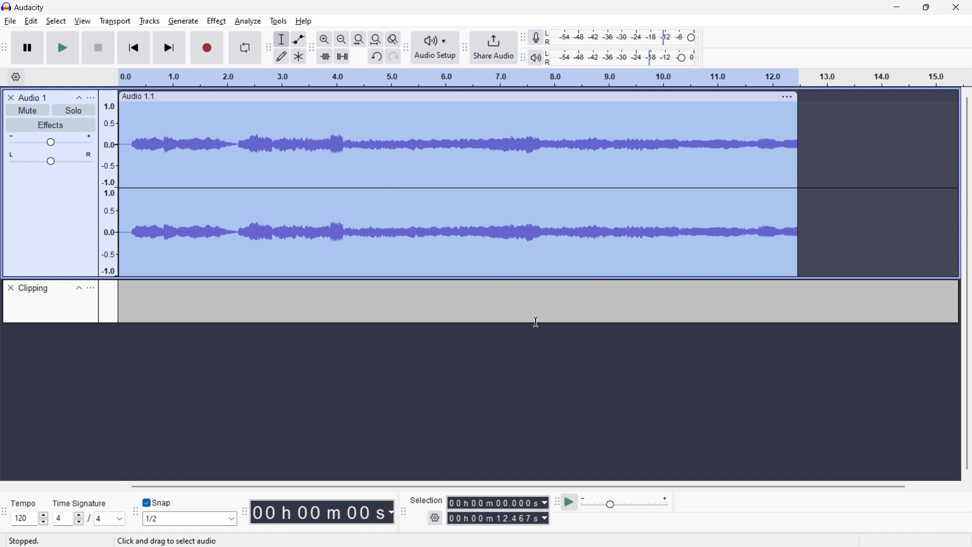 The height and width of the screenshot is (547, 972). I want to click on playback meter toolbar, so click(522, 58).